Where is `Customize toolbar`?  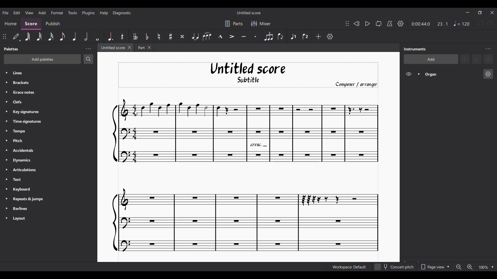
Customize toolbar is located at coordinates (330, 36).